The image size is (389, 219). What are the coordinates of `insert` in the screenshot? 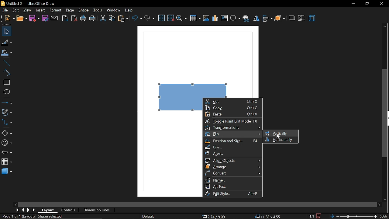 It's located at (40, 10).